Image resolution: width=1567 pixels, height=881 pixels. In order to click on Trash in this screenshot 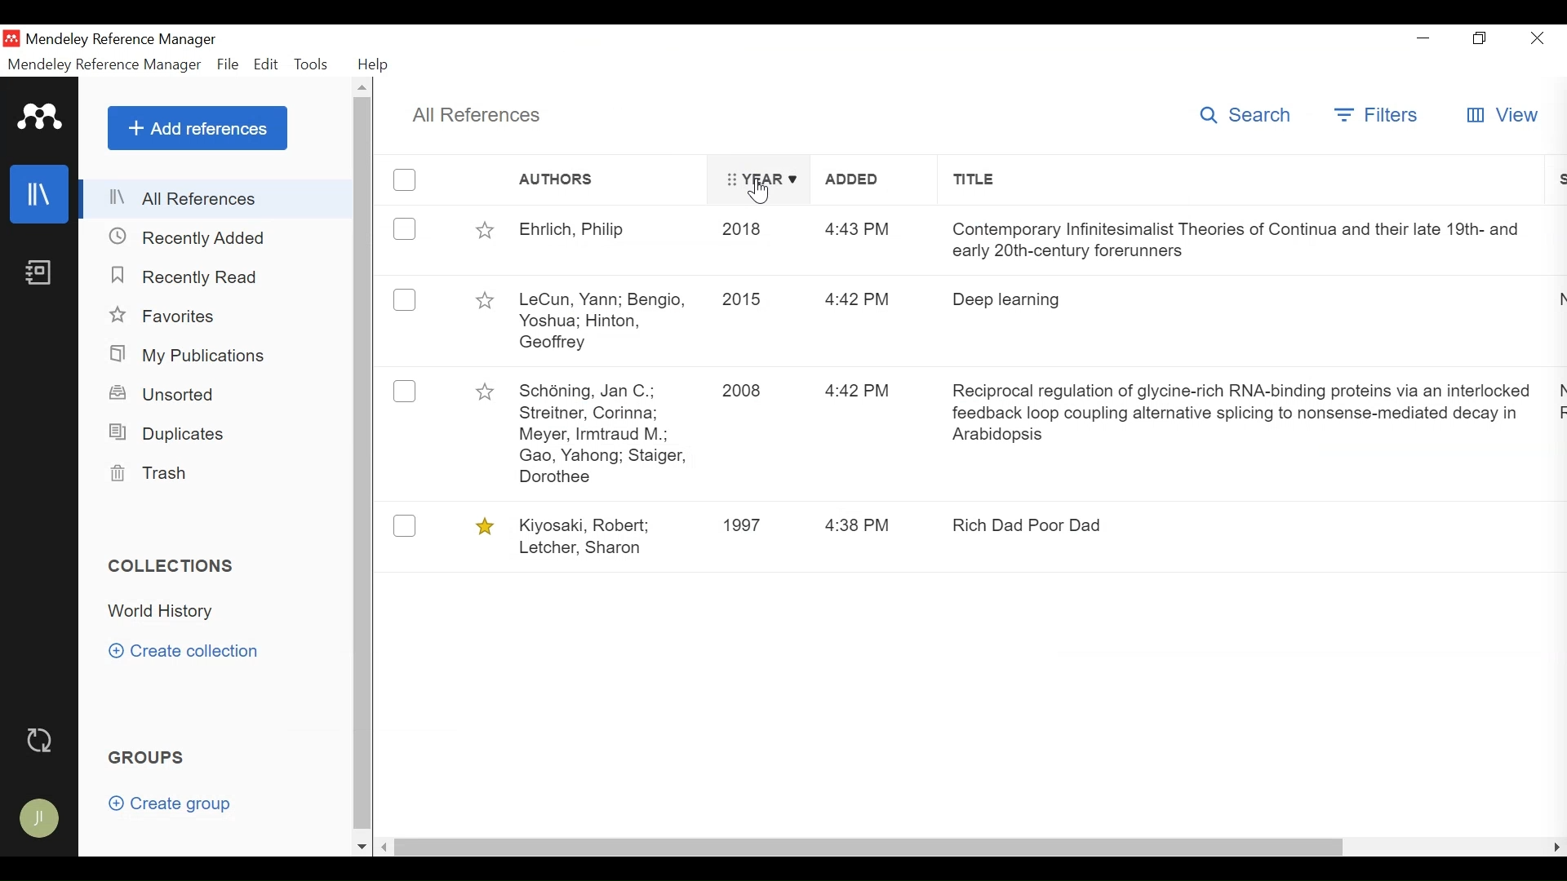, I will do `click(158, 473)`.